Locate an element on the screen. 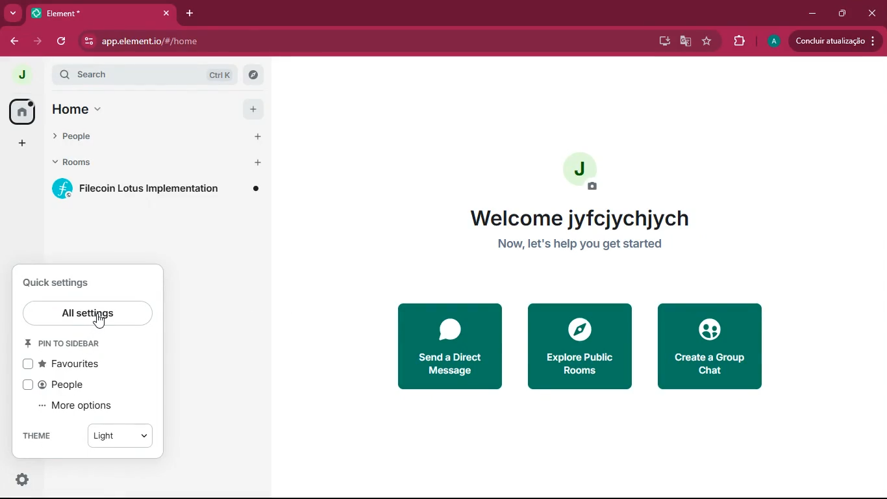  favourite is located at coordinates (710, 41).